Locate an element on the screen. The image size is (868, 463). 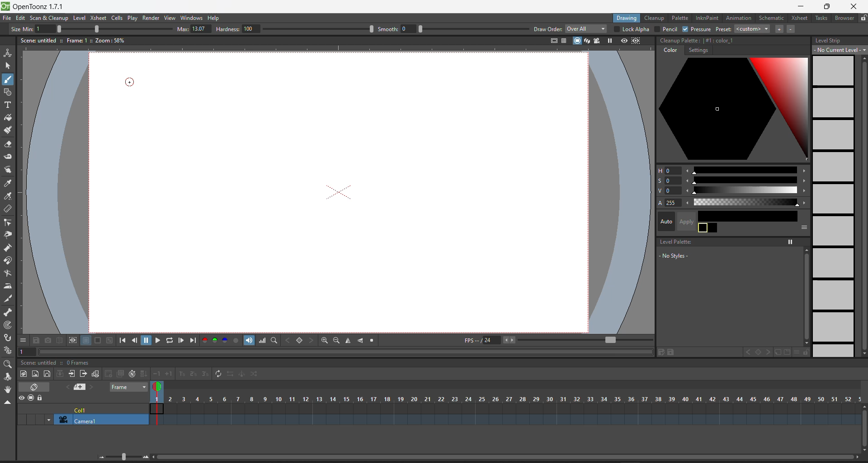
browser is located at coordinates (844, 18).